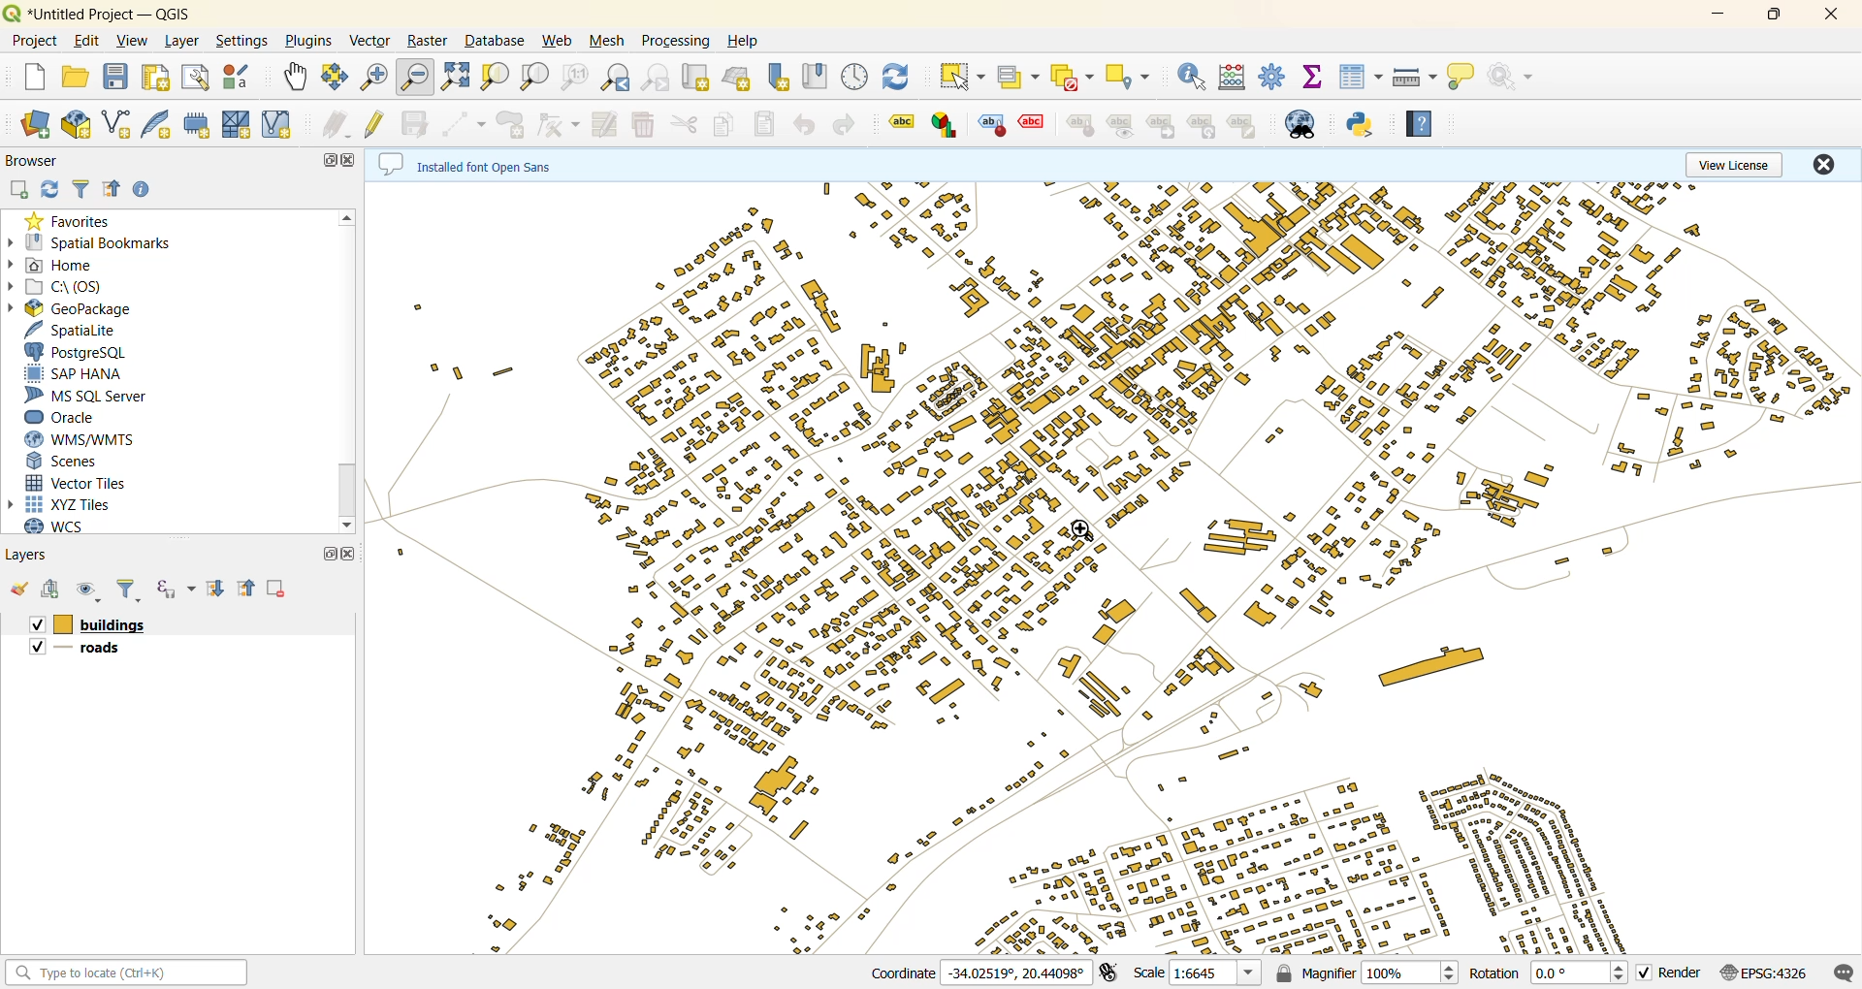  Describe the element at coordinates (420, 78) in the screenshot. I see `zoom out` at that location.